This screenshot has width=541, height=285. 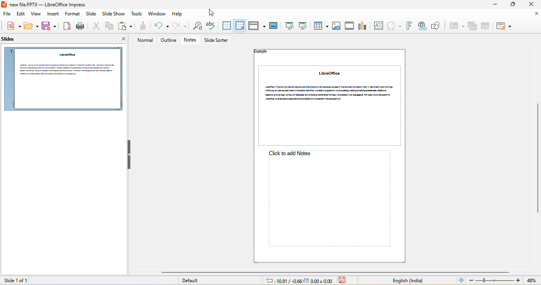 I want to click on current zoom 71%, so click(x=533, y=281).